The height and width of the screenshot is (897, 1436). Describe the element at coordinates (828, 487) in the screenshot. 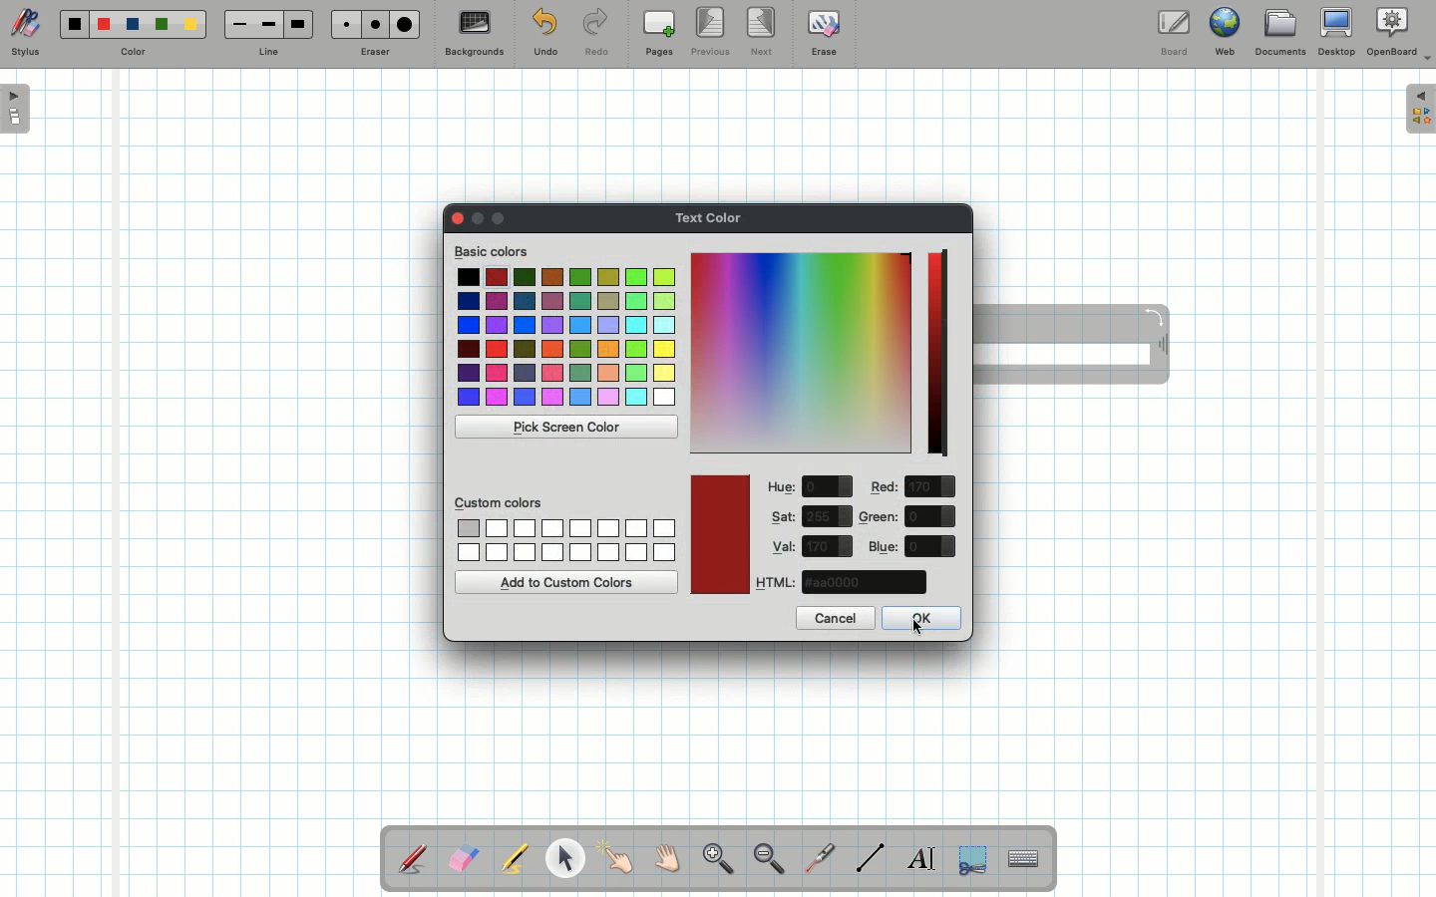

I see `value` at that location.